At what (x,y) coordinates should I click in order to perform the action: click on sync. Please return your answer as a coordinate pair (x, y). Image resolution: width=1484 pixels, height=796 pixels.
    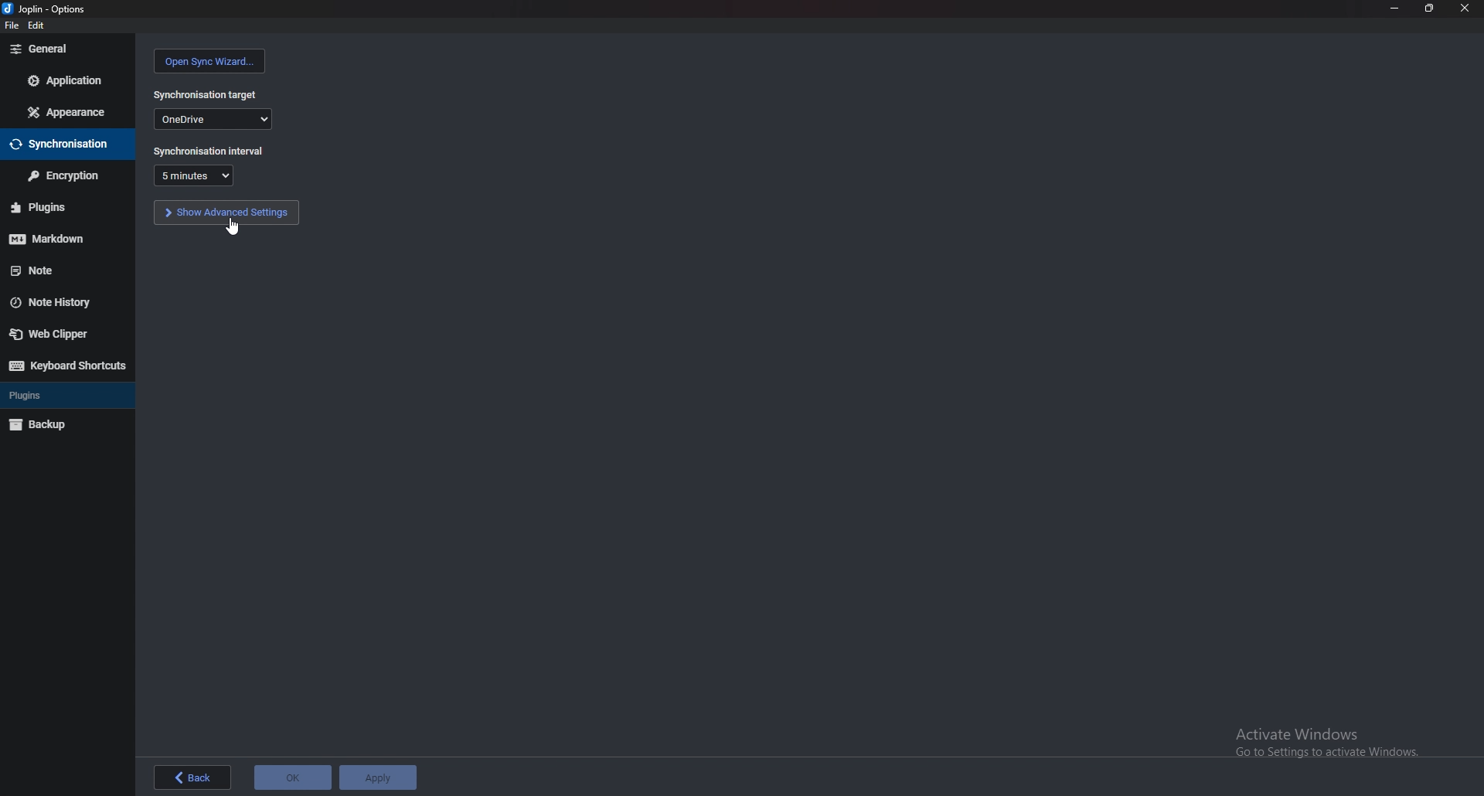
    Looking at the image, I should click on (64, 143).